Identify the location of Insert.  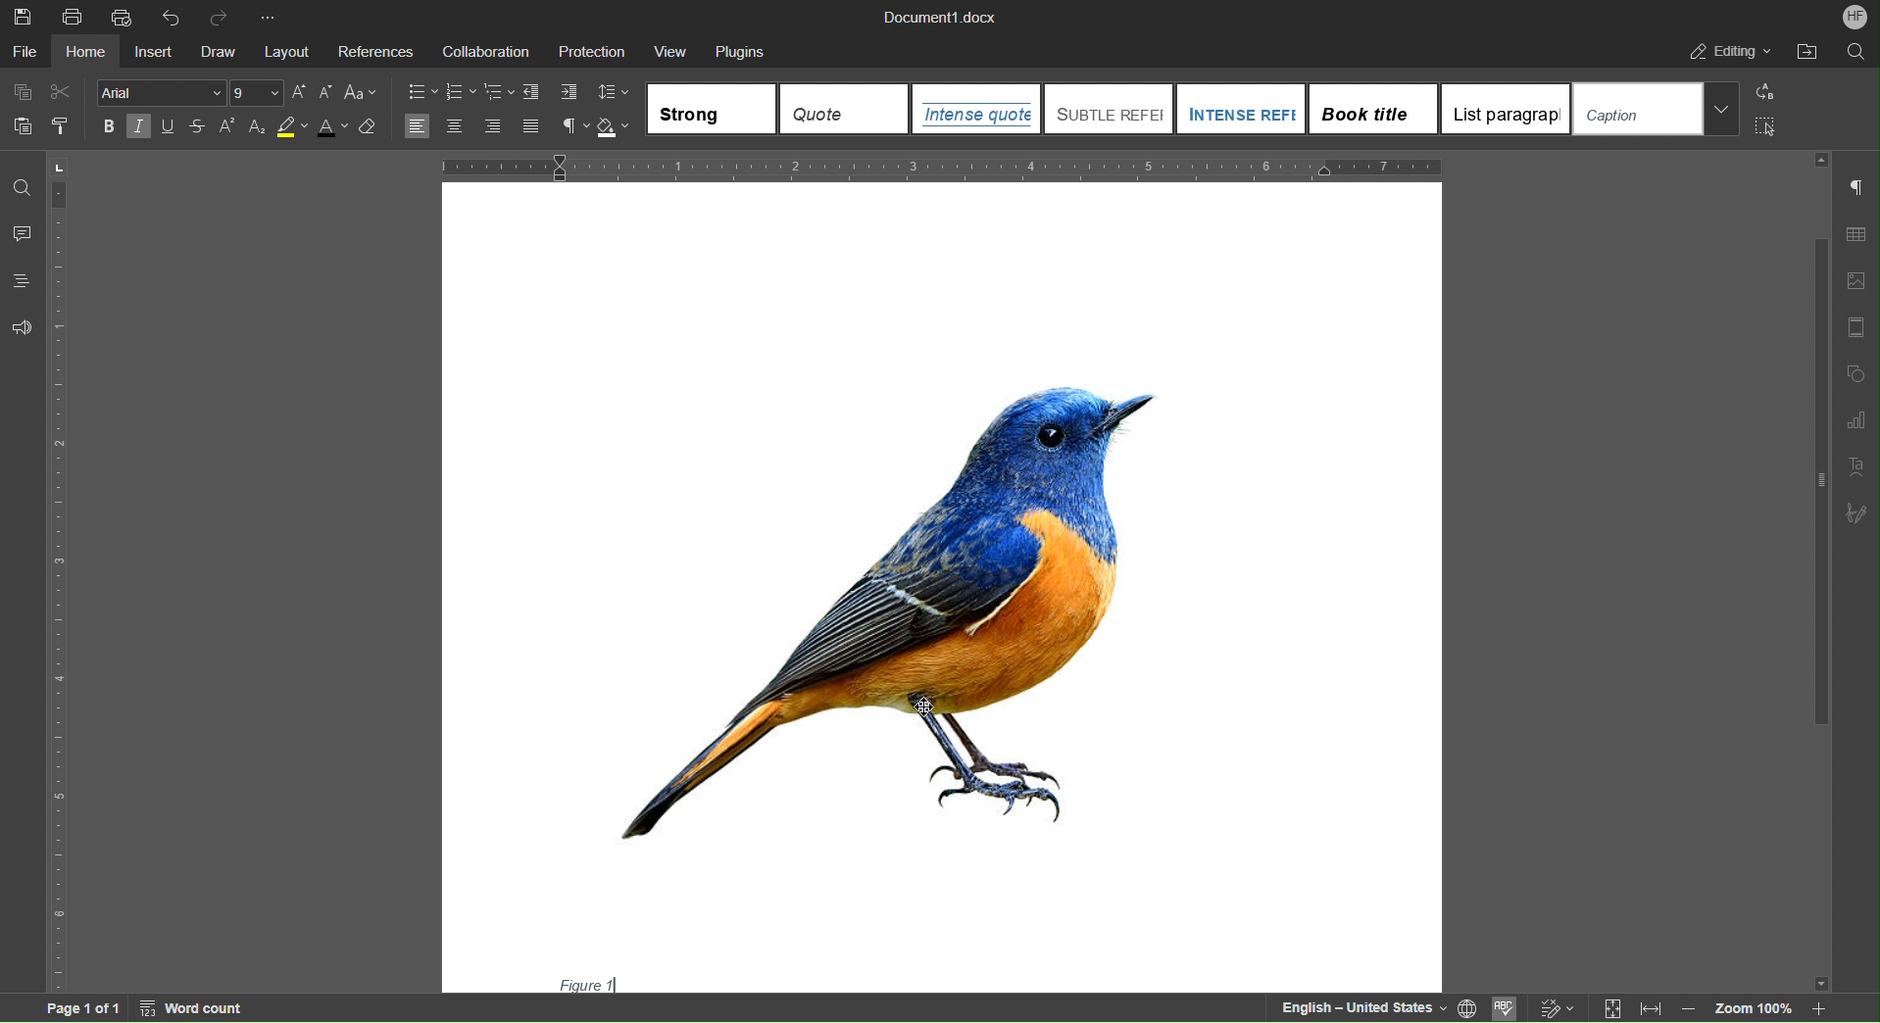
(150, 54).